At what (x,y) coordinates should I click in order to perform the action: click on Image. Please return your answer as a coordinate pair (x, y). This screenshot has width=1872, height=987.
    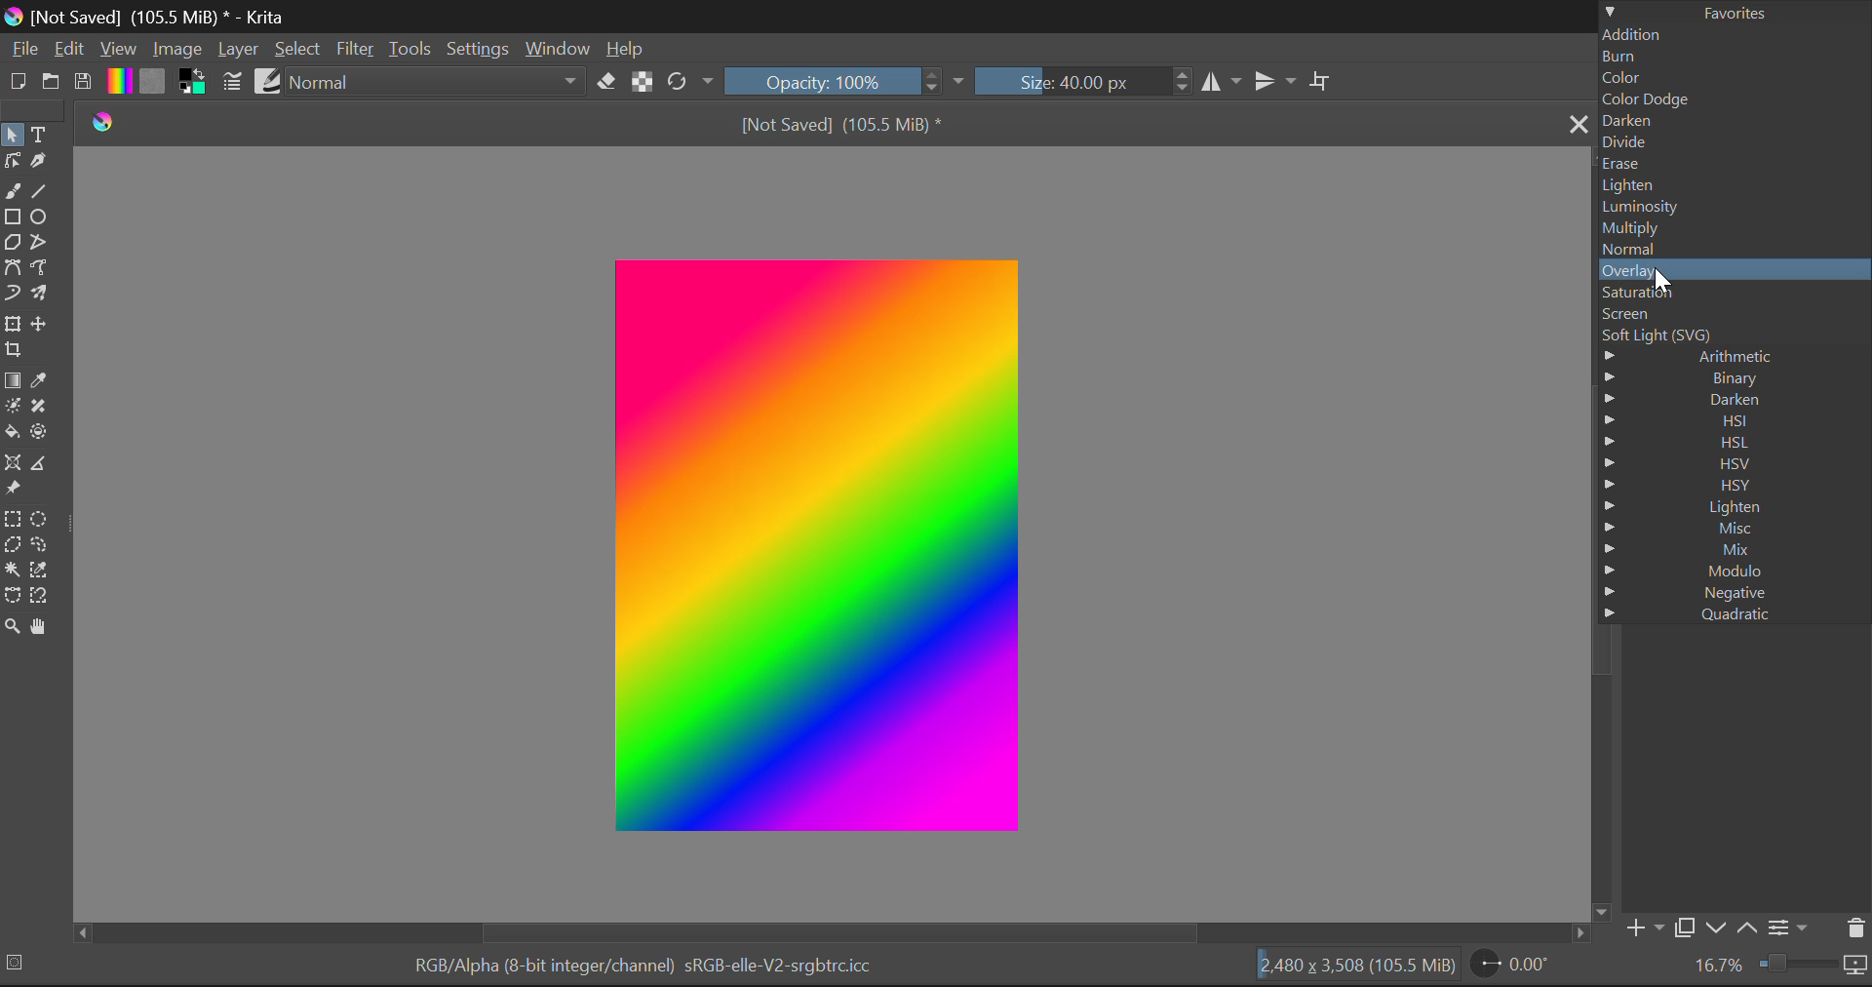
    Looking at the image, I should click on (179, 52).